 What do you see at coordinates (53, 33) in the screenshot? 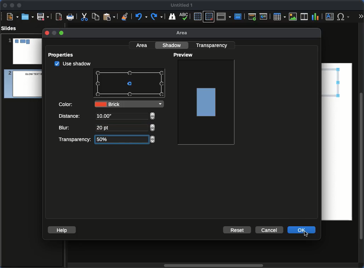
I see `minimize` at bounding box center [53, 33].